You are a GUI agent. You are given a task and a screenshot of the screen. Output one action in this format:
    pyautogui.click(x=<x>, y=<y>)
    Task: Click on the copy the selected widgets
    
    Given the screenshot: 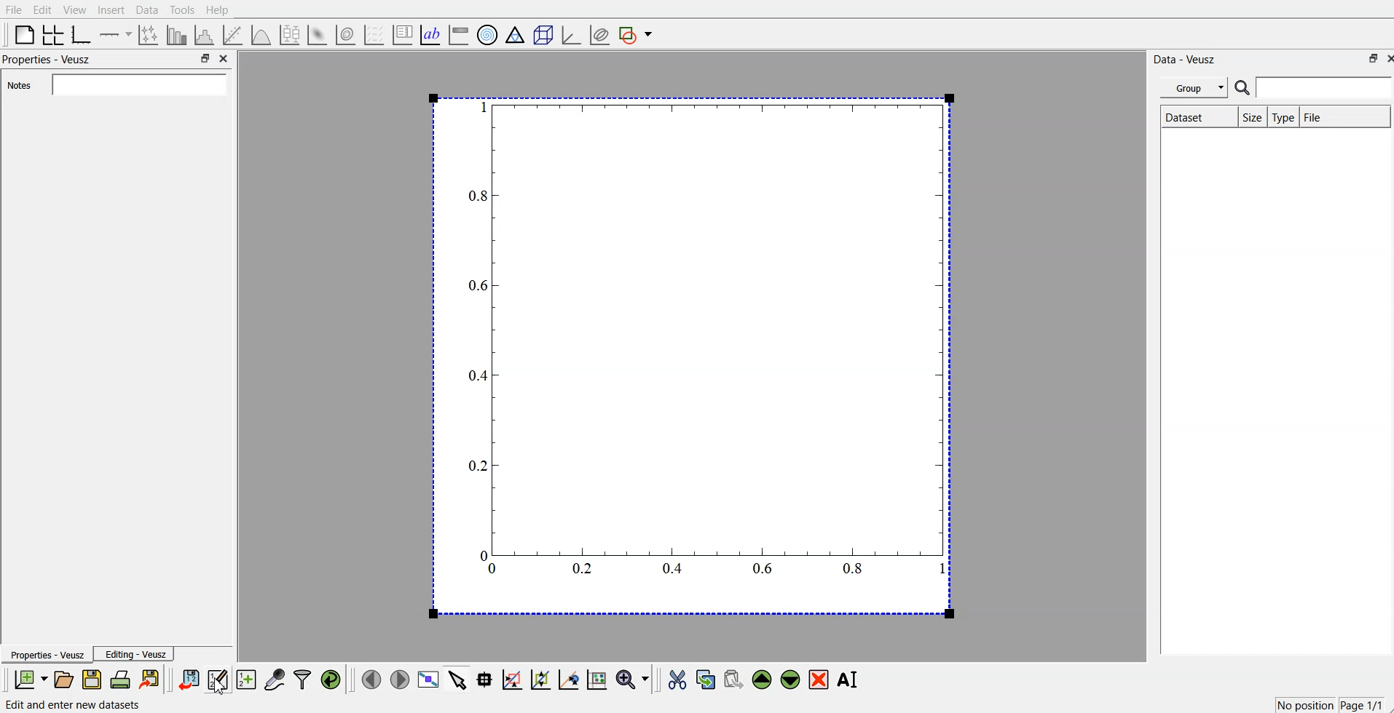 What is the action you would take?
    pyautogui.click(x=706, y=680)
    